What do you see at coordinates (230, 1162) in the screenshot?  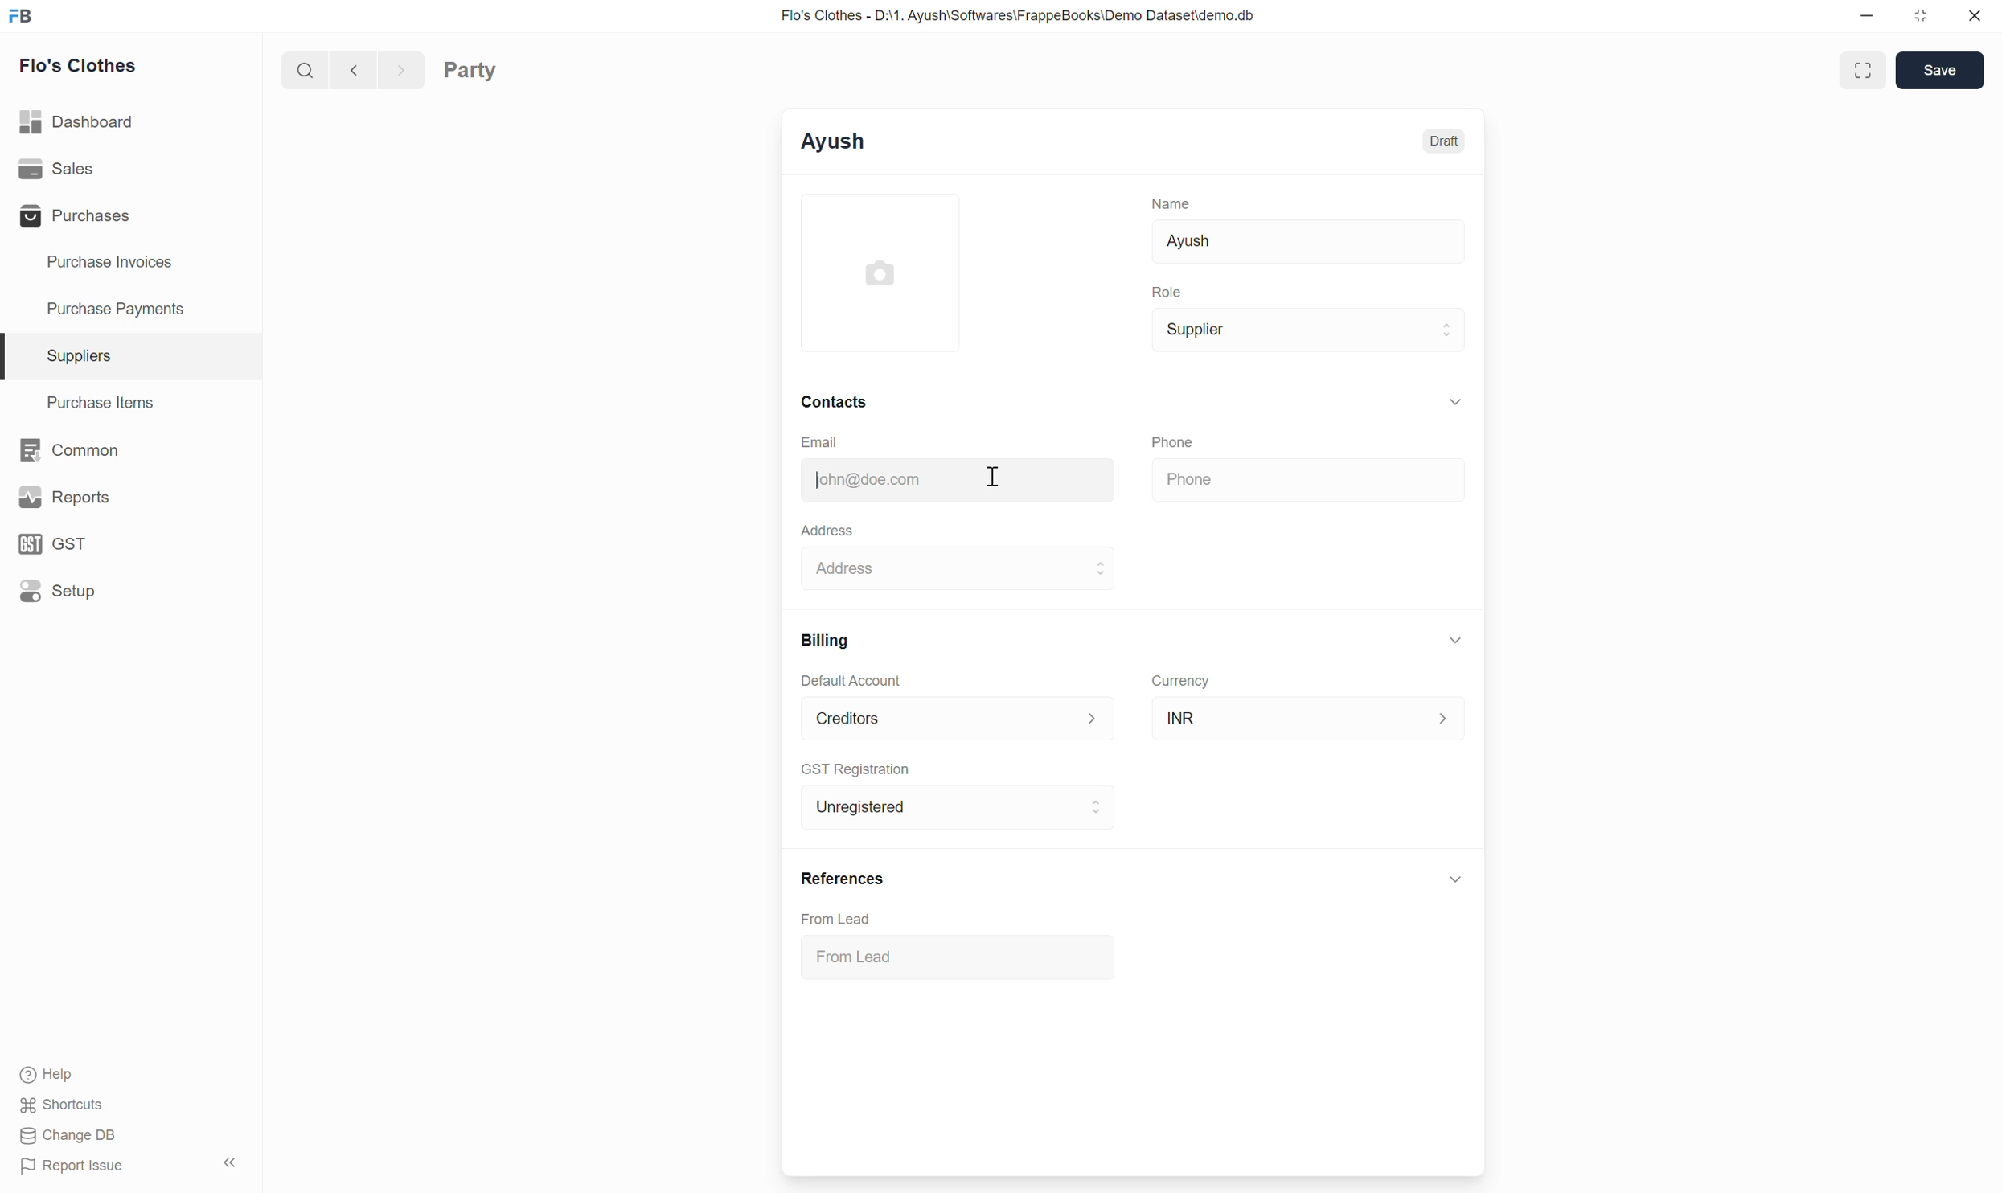 I see `Collapse sidebar` at bounding box center [230, 1162].